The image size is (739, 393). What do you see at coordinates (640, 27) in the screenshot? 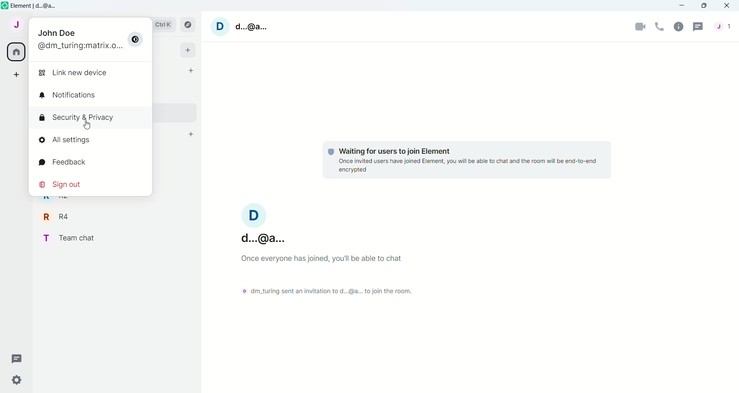
I see `video call` at bounding box center [640, 27].